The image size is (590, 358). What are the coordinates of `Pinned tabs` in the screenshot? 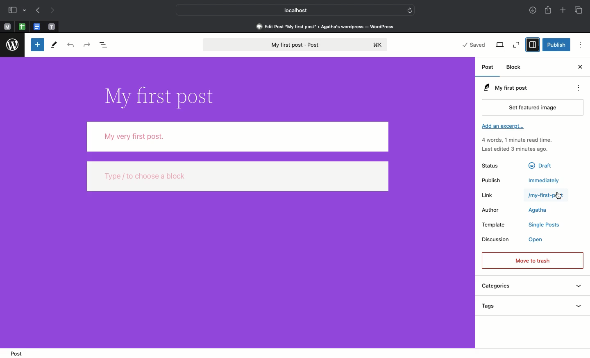 It's located at (8, 27).